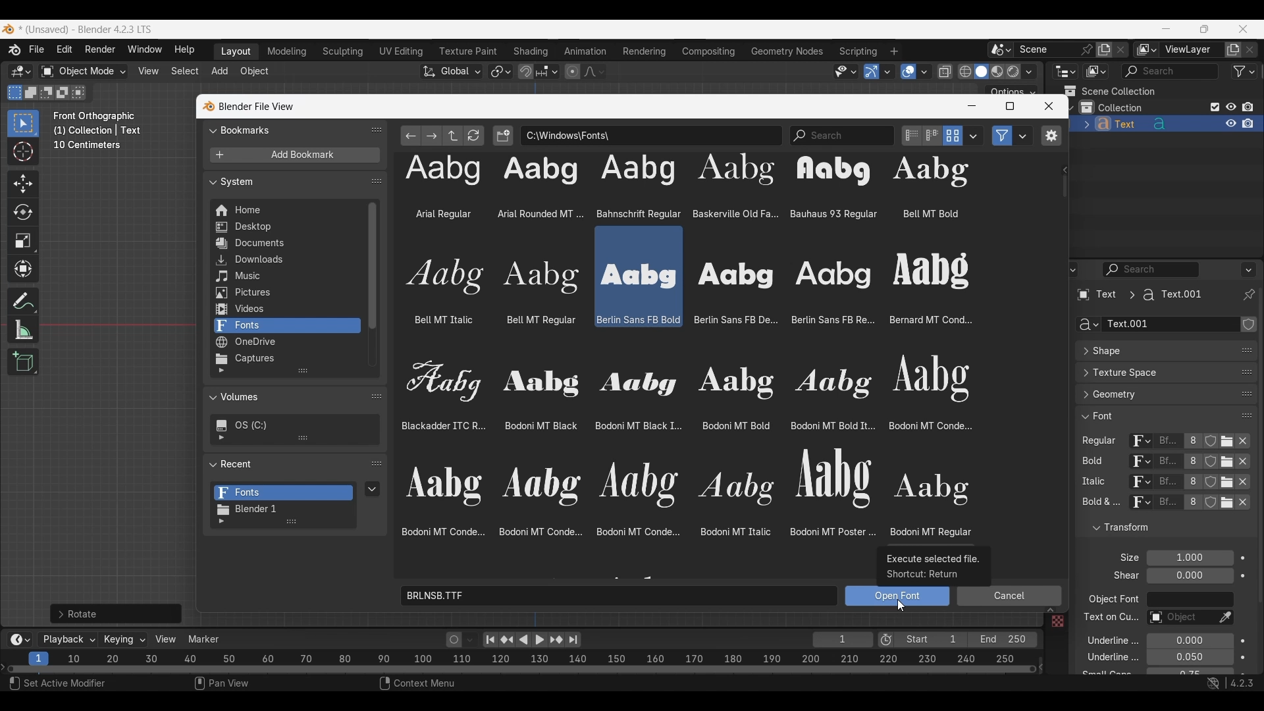  I want to click on File path, so click(651, 135).